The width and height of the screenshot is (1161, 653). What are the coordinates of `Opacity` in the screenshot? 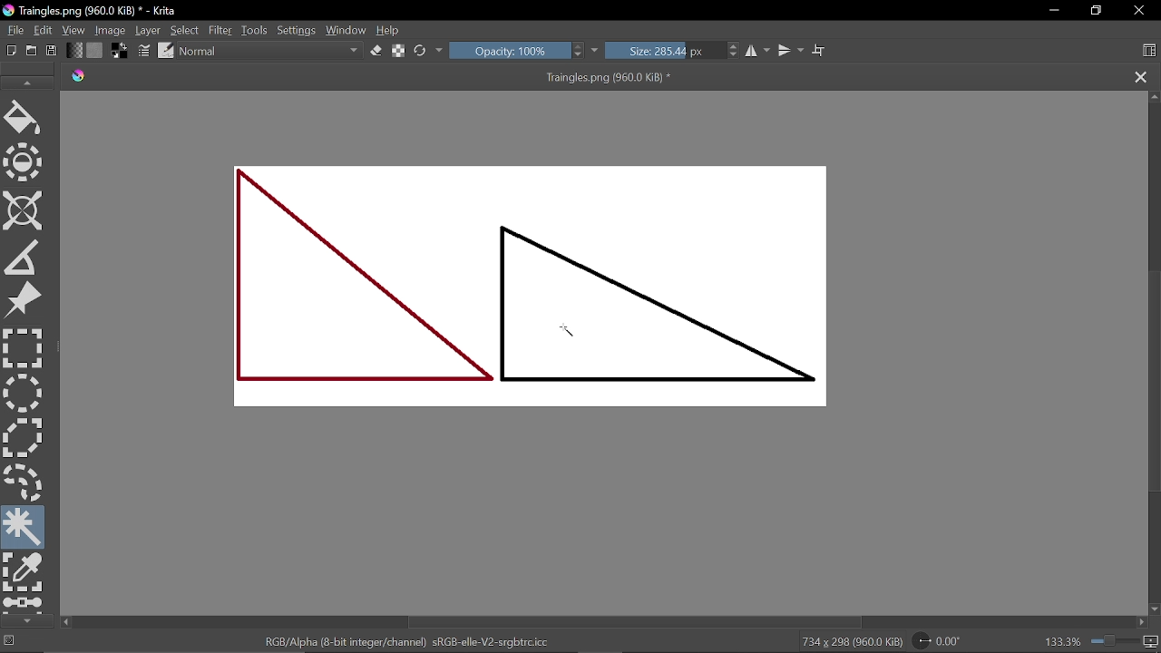 It's located at (508, 50).